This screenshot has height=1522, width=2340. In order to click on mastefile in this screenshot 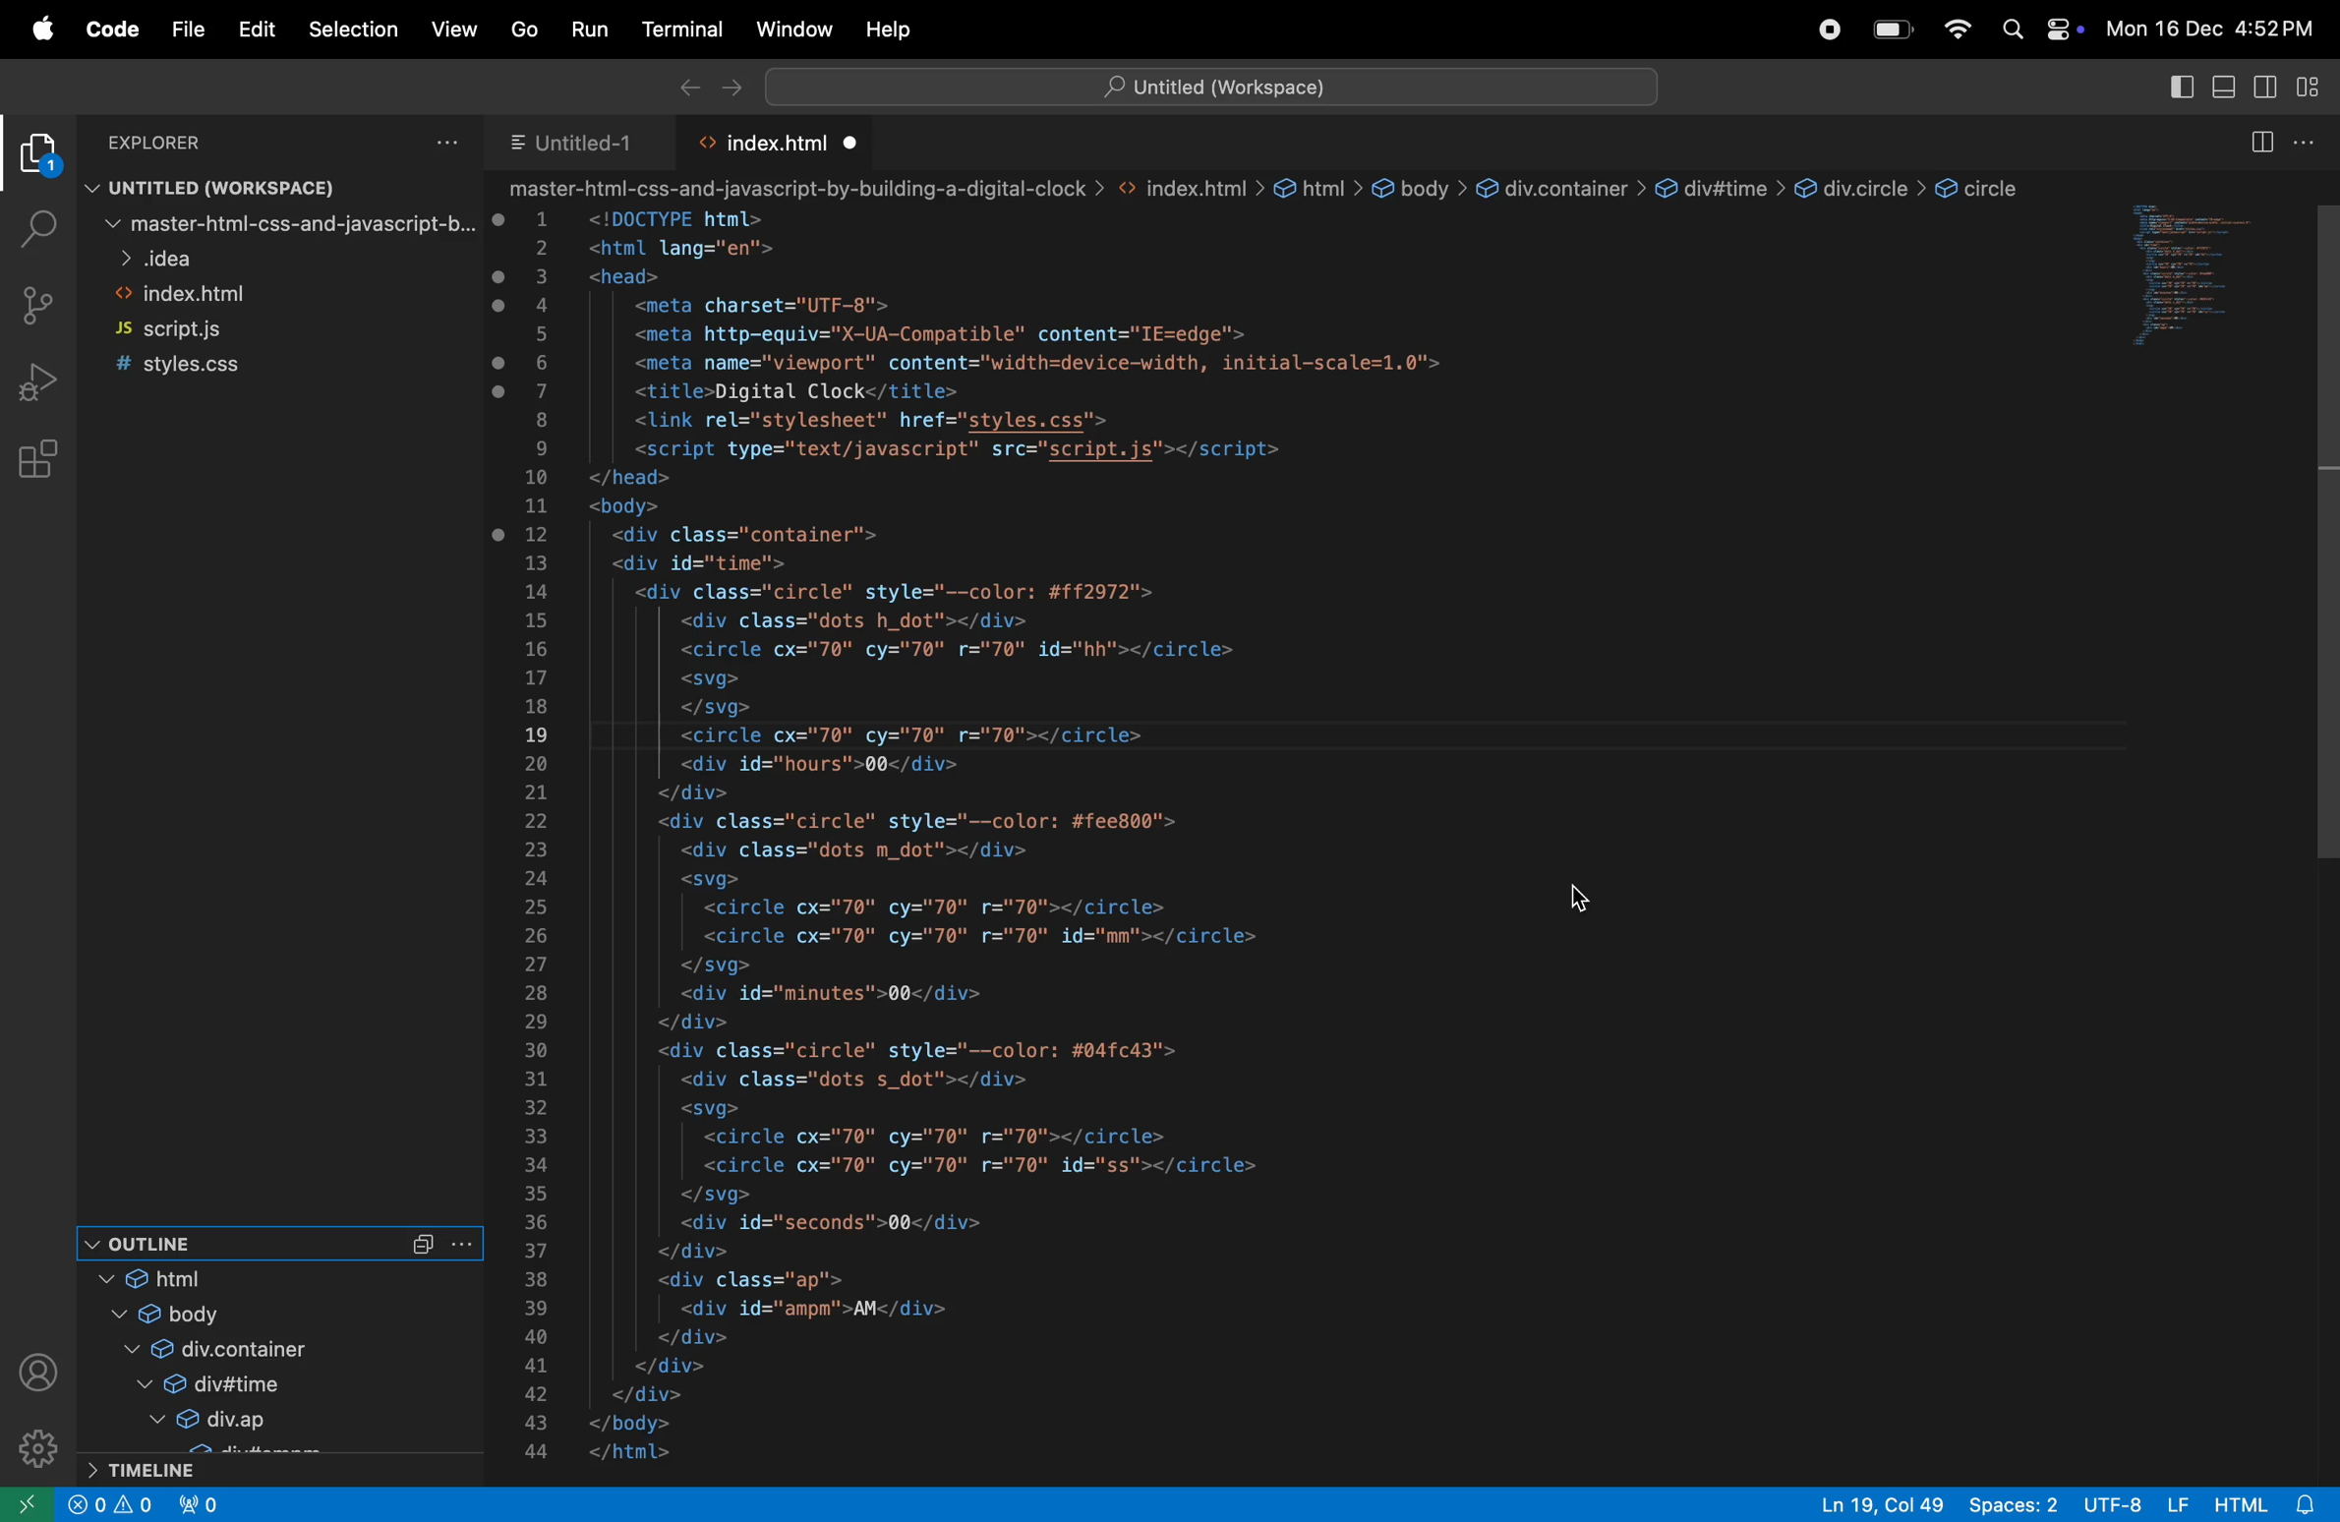, I will do `click(281, 223)`.